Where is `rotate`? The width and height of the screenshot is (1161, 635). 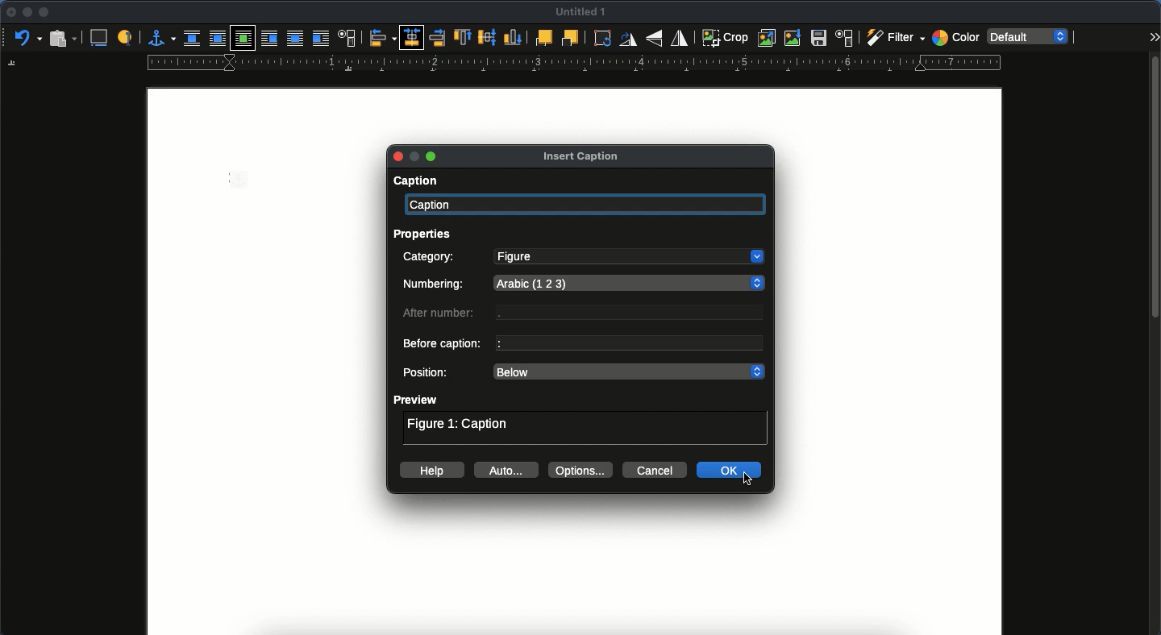
rotate is located at coordinates (605, 39).